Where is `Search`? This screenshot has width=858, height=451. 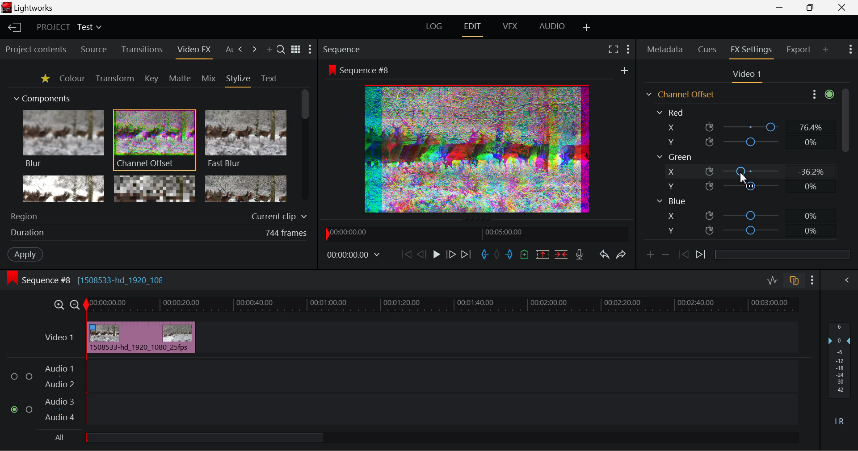 Search is located at coordinates (281, 49).